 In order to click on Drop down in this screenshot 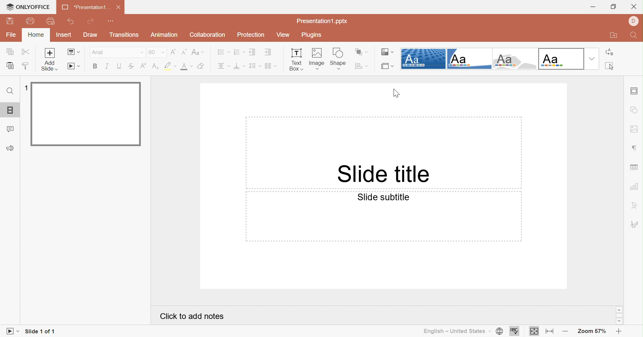, I will do `click(592, 59)`.